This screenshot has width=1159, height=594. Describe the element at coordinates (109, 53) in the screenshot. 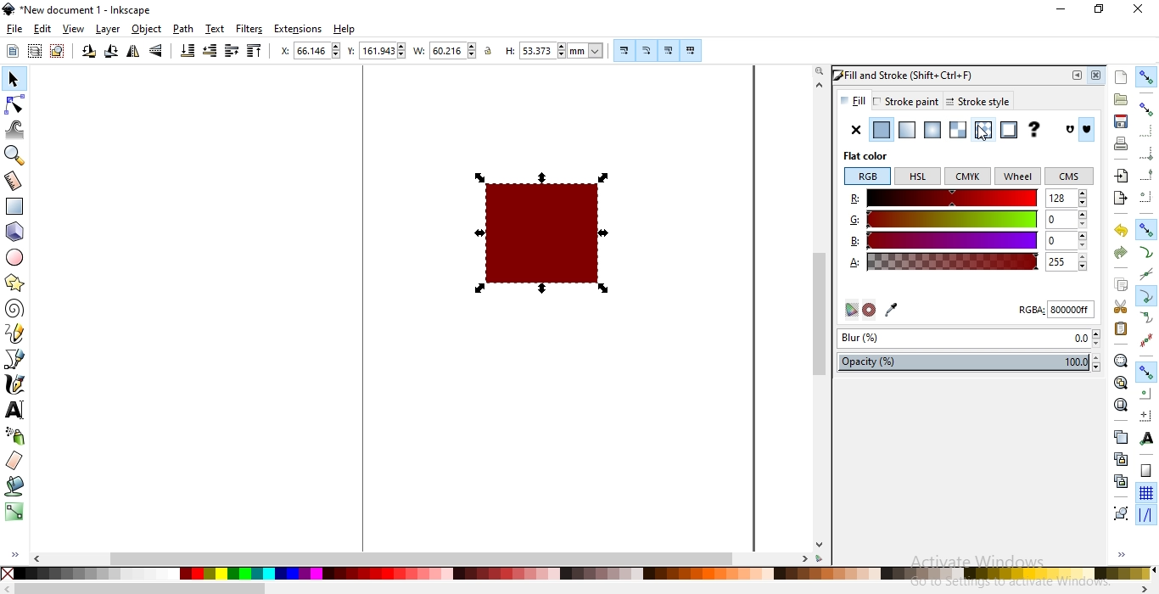

I see `rotate 90 clockwiise` at that location.